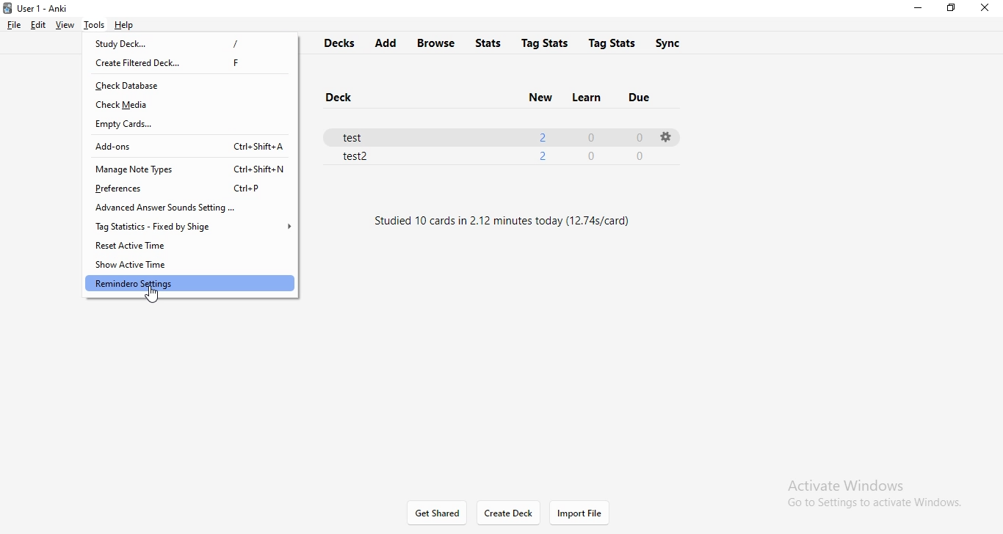  I want to click on due, so click(642, 95).